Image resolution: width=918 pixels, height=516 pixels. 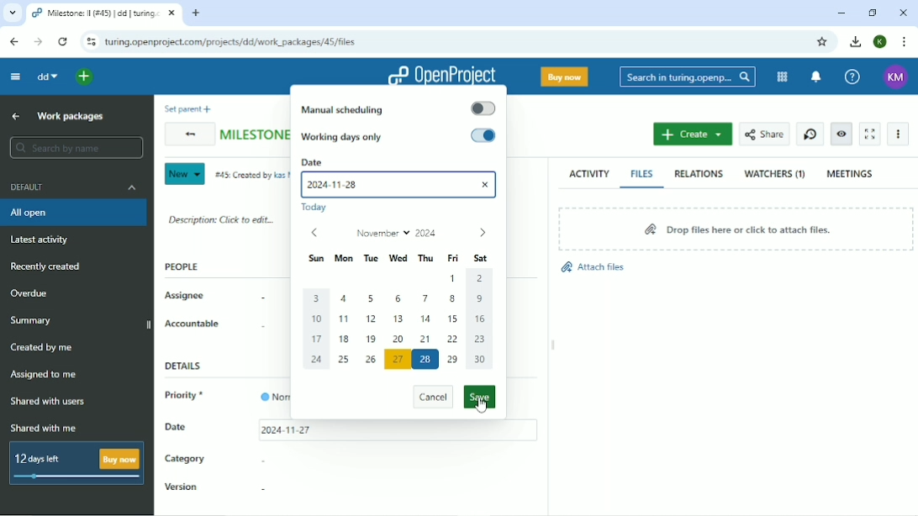 What do you see at coordinates (43, 348) in the screenshot?
I see `Created by me` at bounding box center [43, 348].